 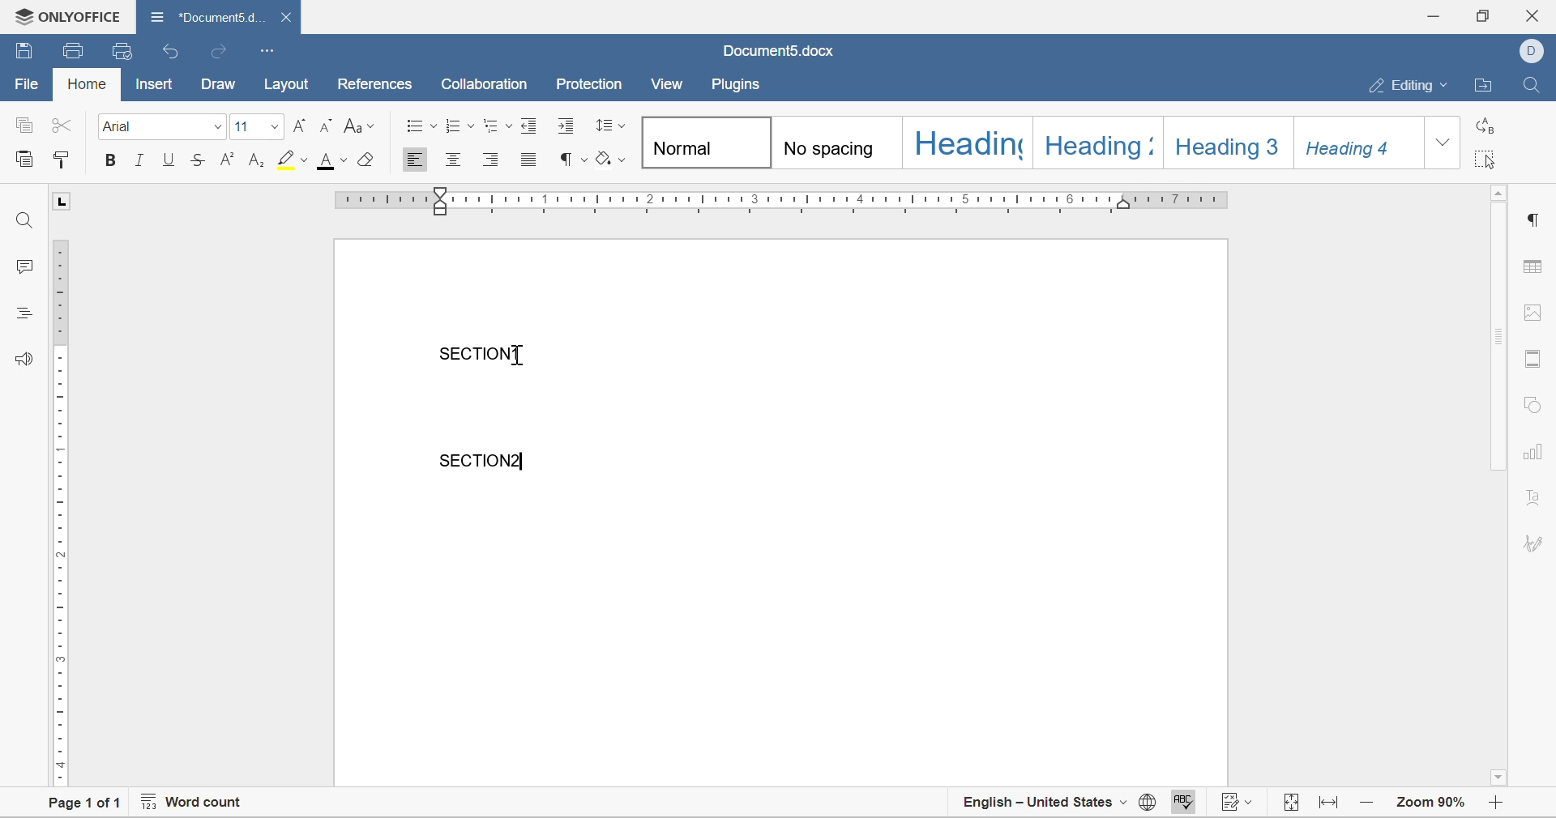 What do you see at coordinates (218, 85) in the screenshot?
I see `draw` at bounding box center [218, 85].